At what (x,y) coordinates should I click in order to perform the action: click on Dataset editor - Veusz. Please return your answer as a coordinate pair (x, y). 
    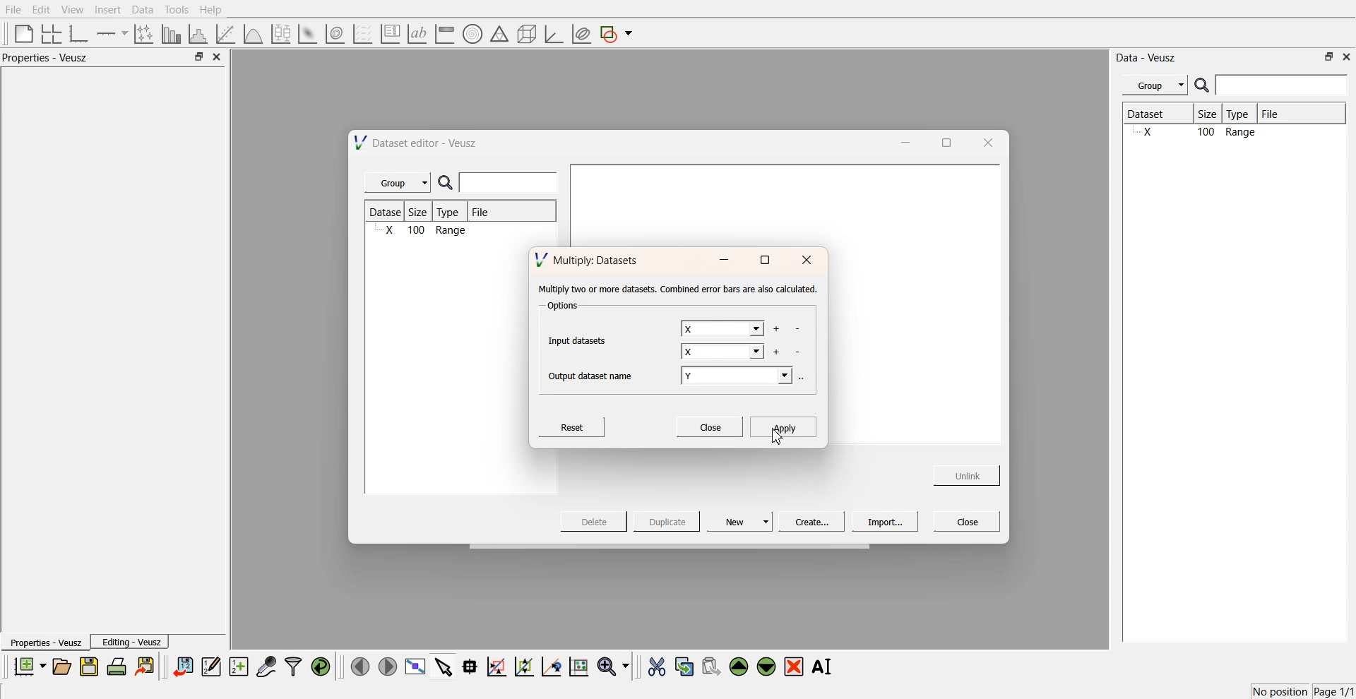
    Looking at the image, I should click on (417, 143).